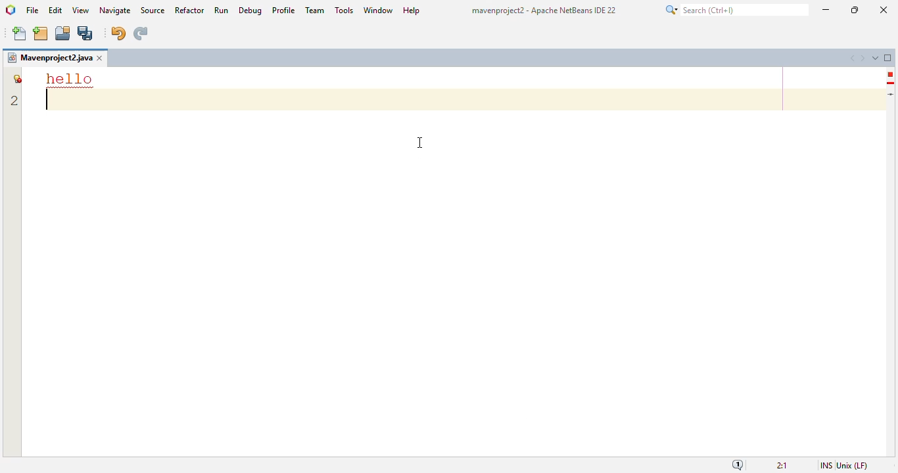 This screenshot has height=473, width=898. I want to click on close window, so click(101, 58).